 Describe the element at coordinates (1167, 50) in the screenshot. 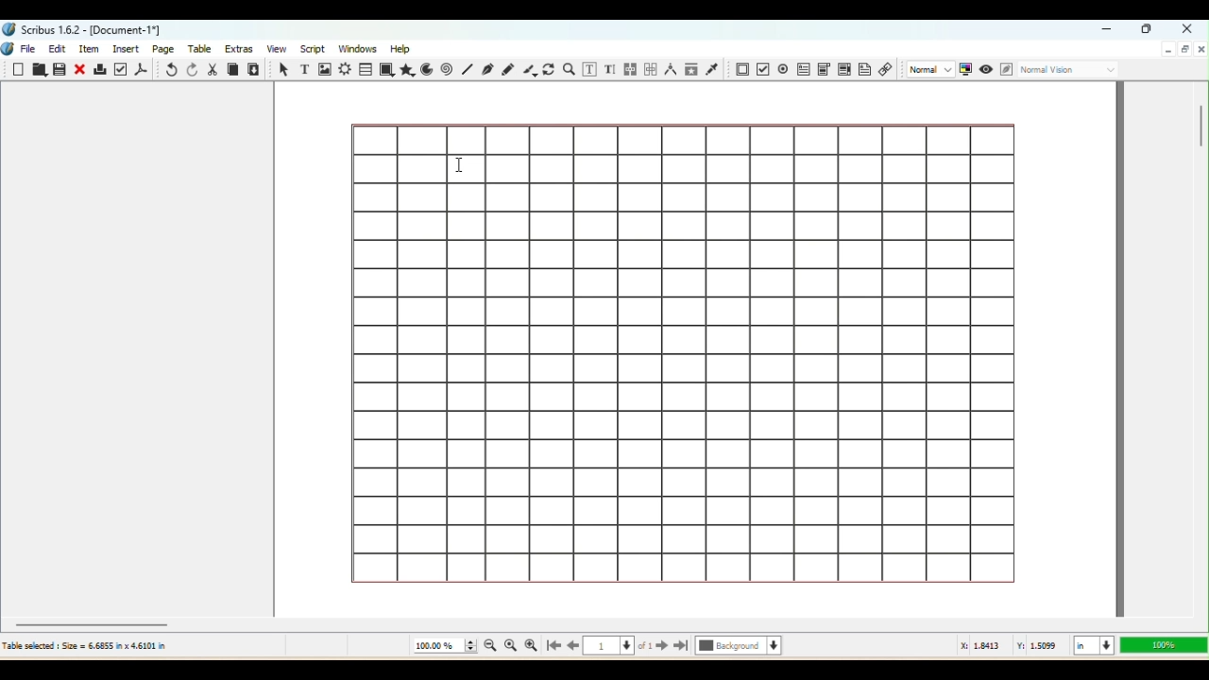

I see `Minimize` at that location.